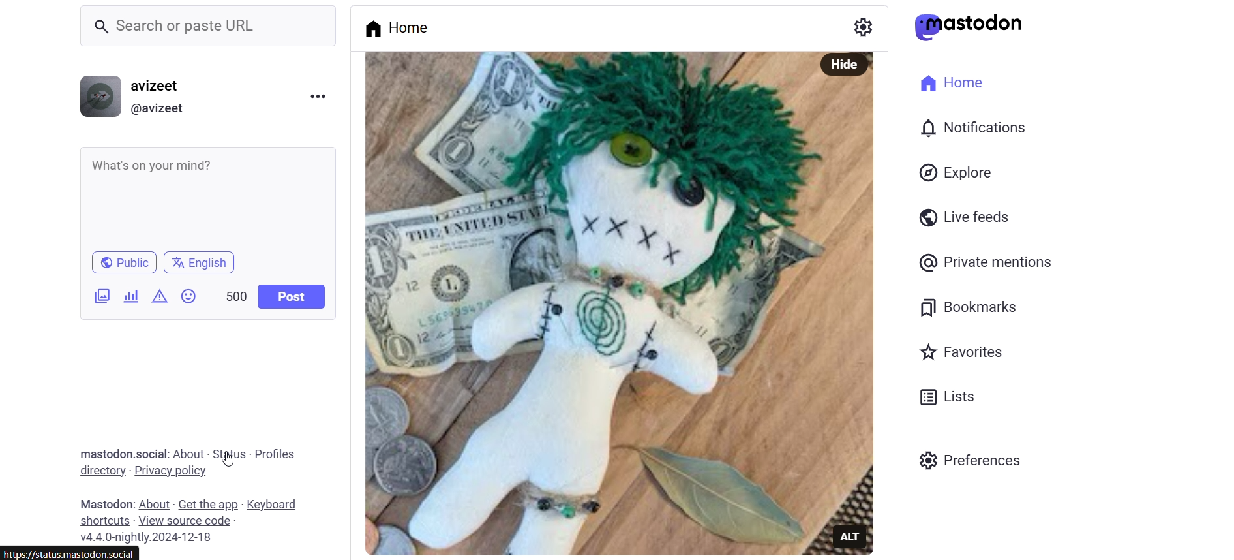  I want to click on directory, so click(103, 472).